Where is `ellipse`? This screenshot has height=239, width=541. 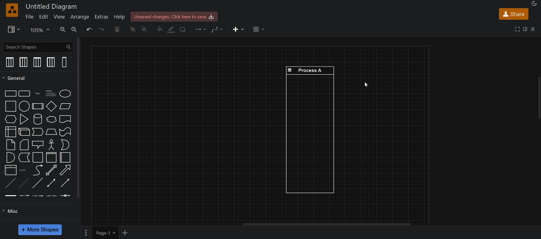
ellipse is located at coordinates (66, 93).